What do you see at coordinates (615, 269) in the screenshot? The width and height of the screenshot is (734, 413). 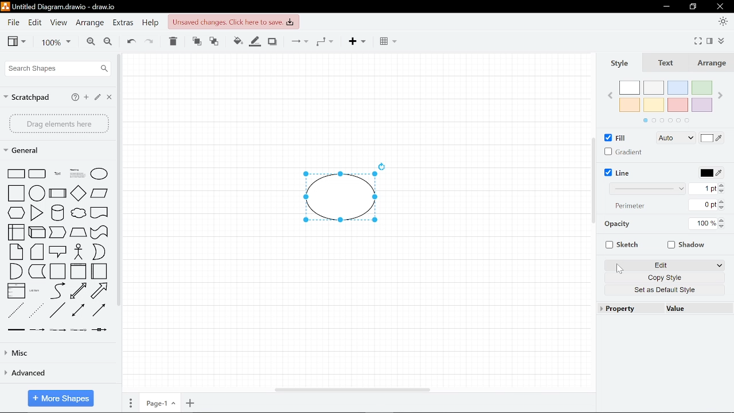 I see `Cursor` at bounding box center [615, 269].